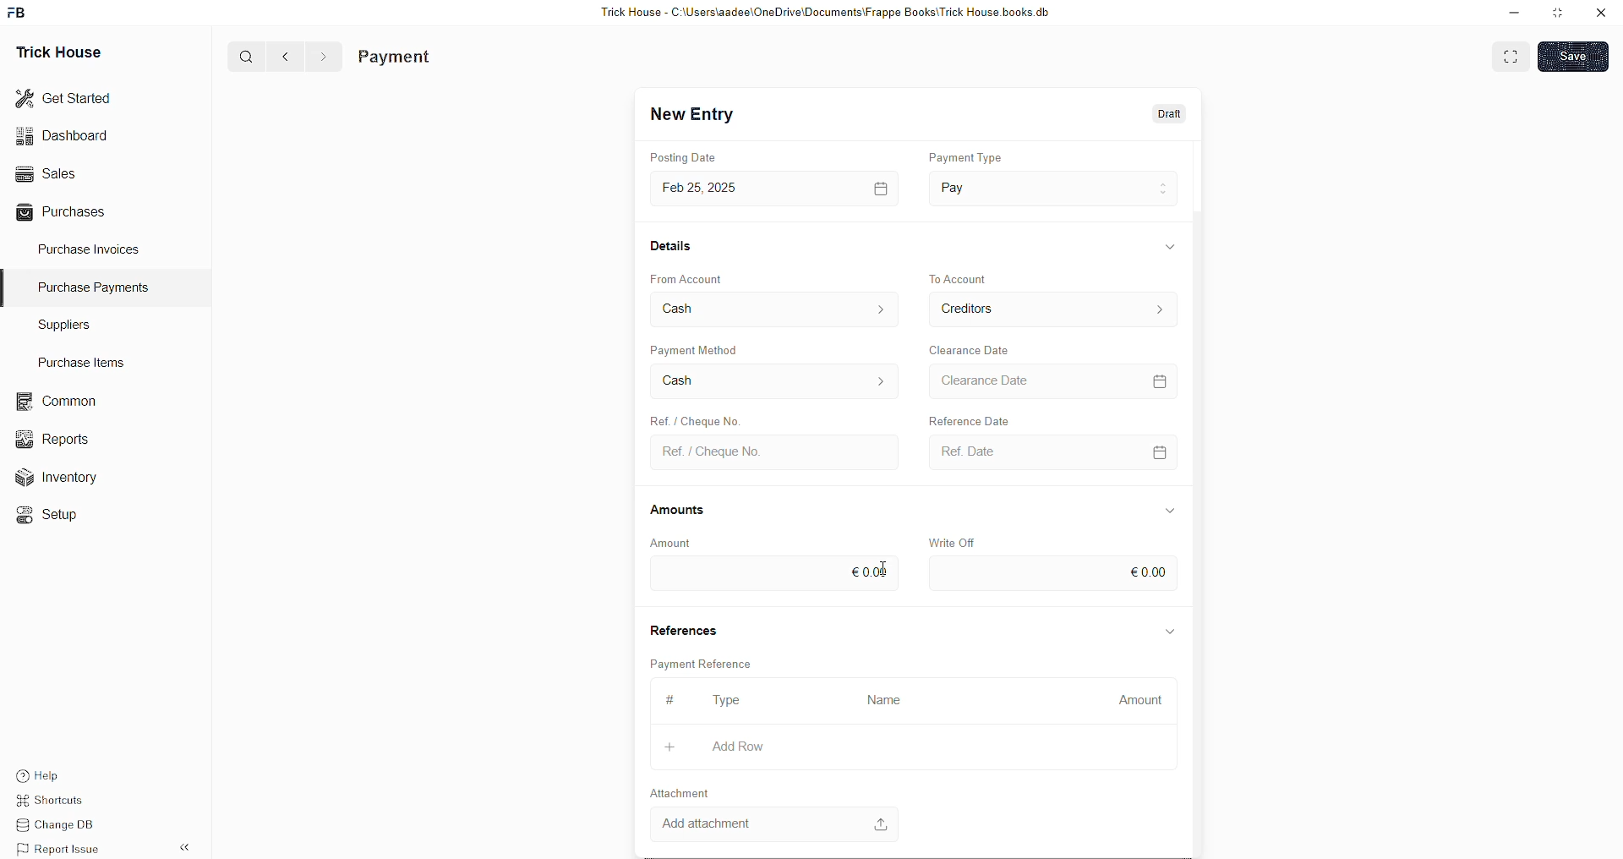  I want to click on New Entry, so click(697, 115).